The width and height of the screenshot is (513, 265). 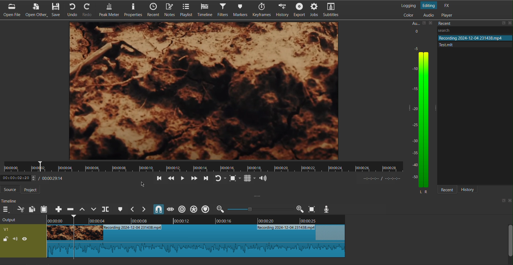 What do you see at coordinates (20, 209) in the screenshot?
I see `Cut` at bounding box center [20, 209].